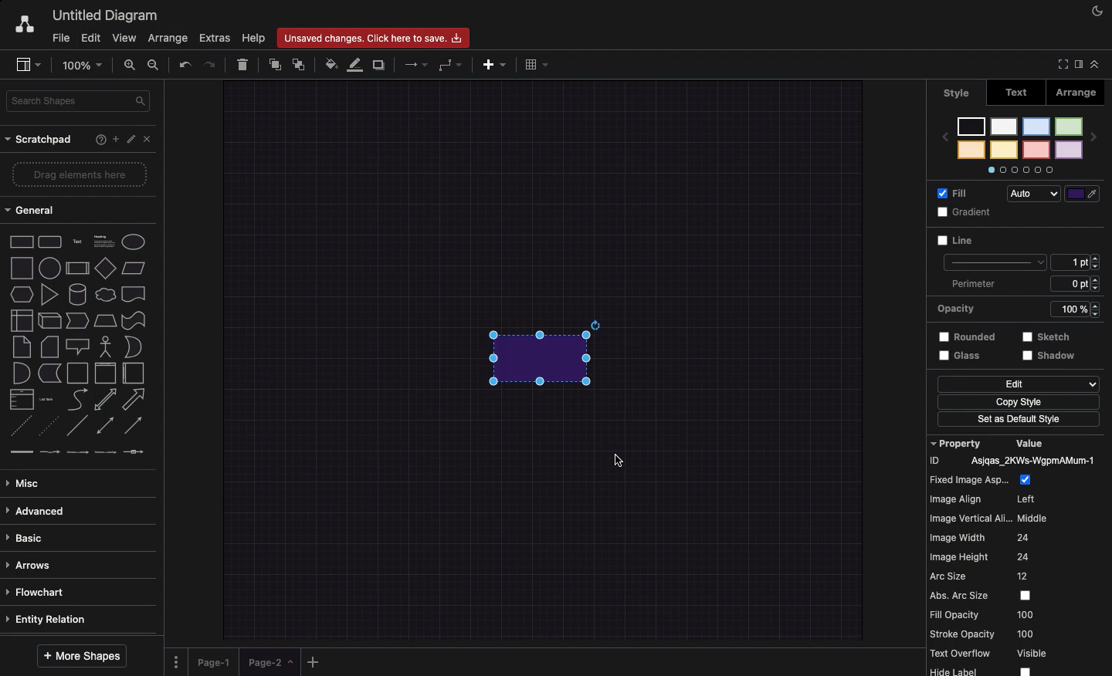 The width and height of the screenshot is (1112, 676). What do you see at coordinates (20, 266) in the screenshot?
I see `square` at bounding box center [20, 266].